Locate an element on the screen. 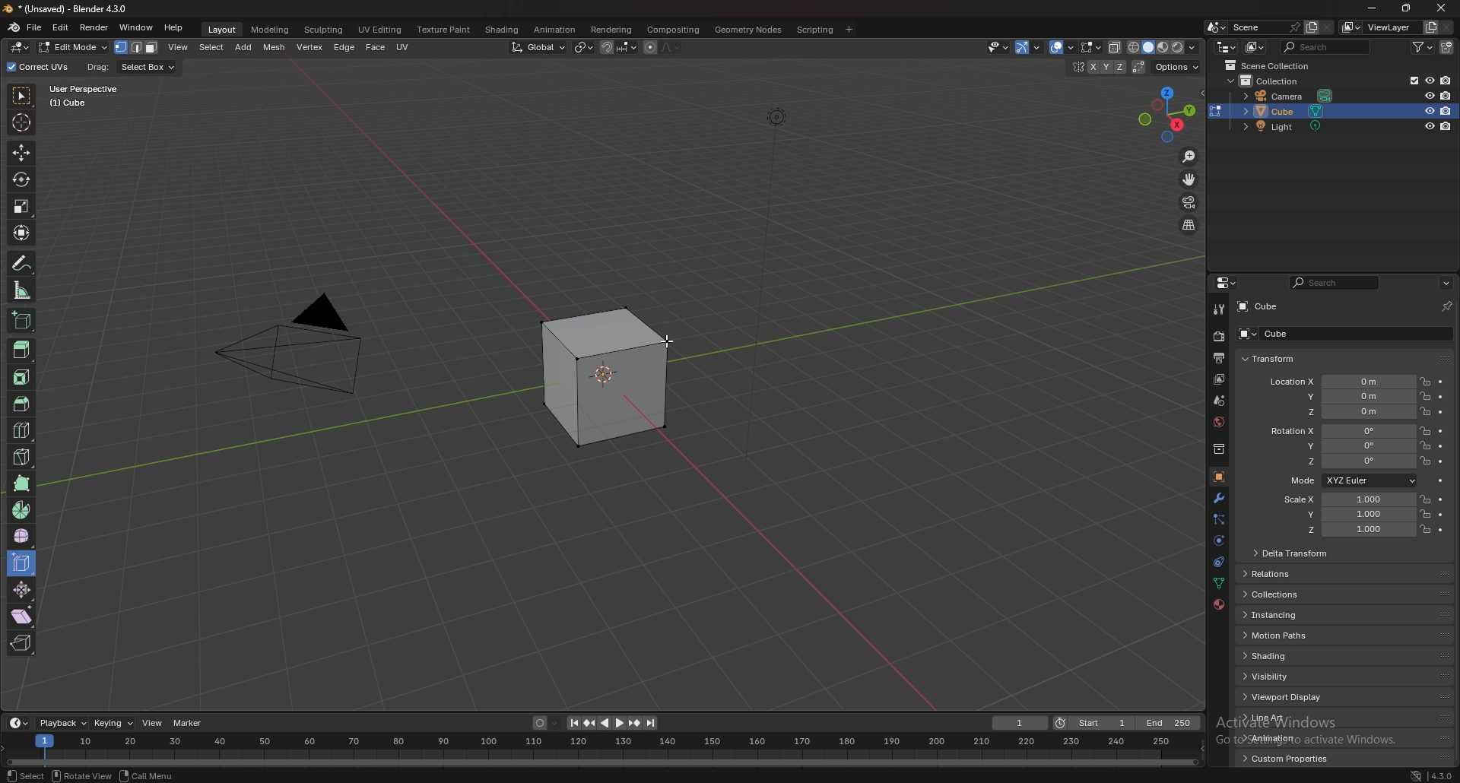 This screenshot has width=1460, height=783. line art is located at coordinates (1281, 718).